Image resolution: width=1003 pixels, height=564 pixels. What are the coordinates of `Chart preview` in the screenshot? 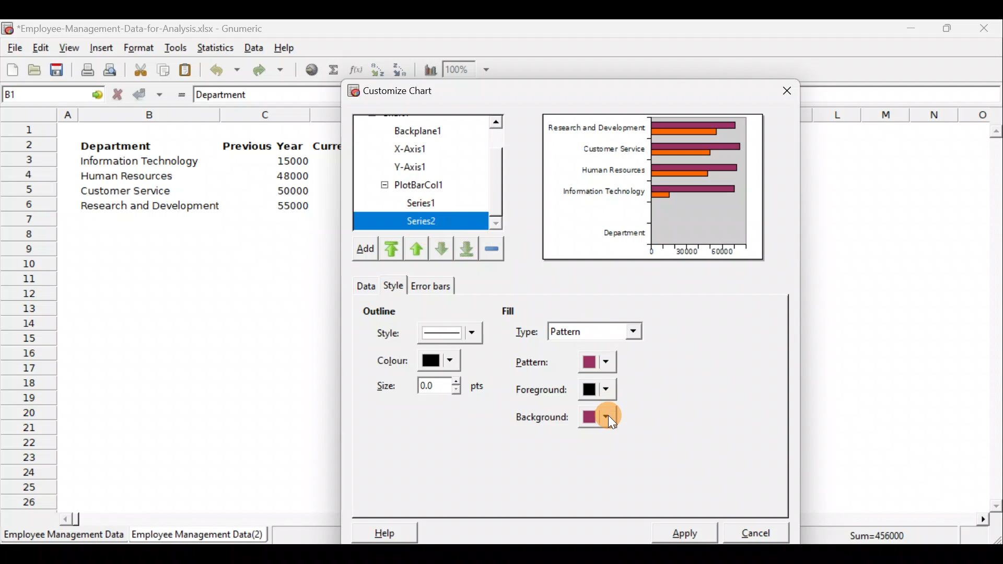 It's located at (706, 180).